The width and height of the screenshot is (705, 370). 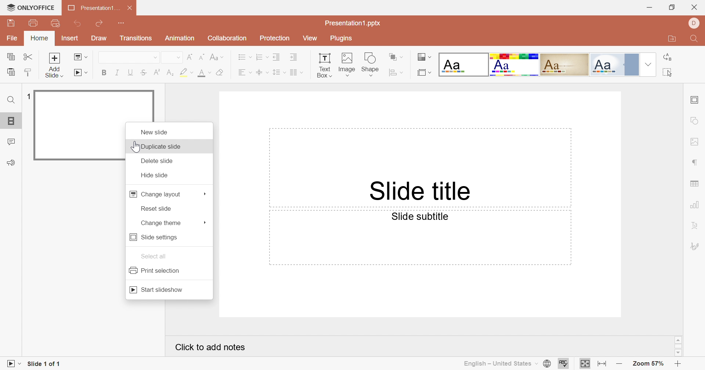 What do you see at coordinates (9, 121) in the screenshot?
I see `Slides` at bounding box center [9, 121].